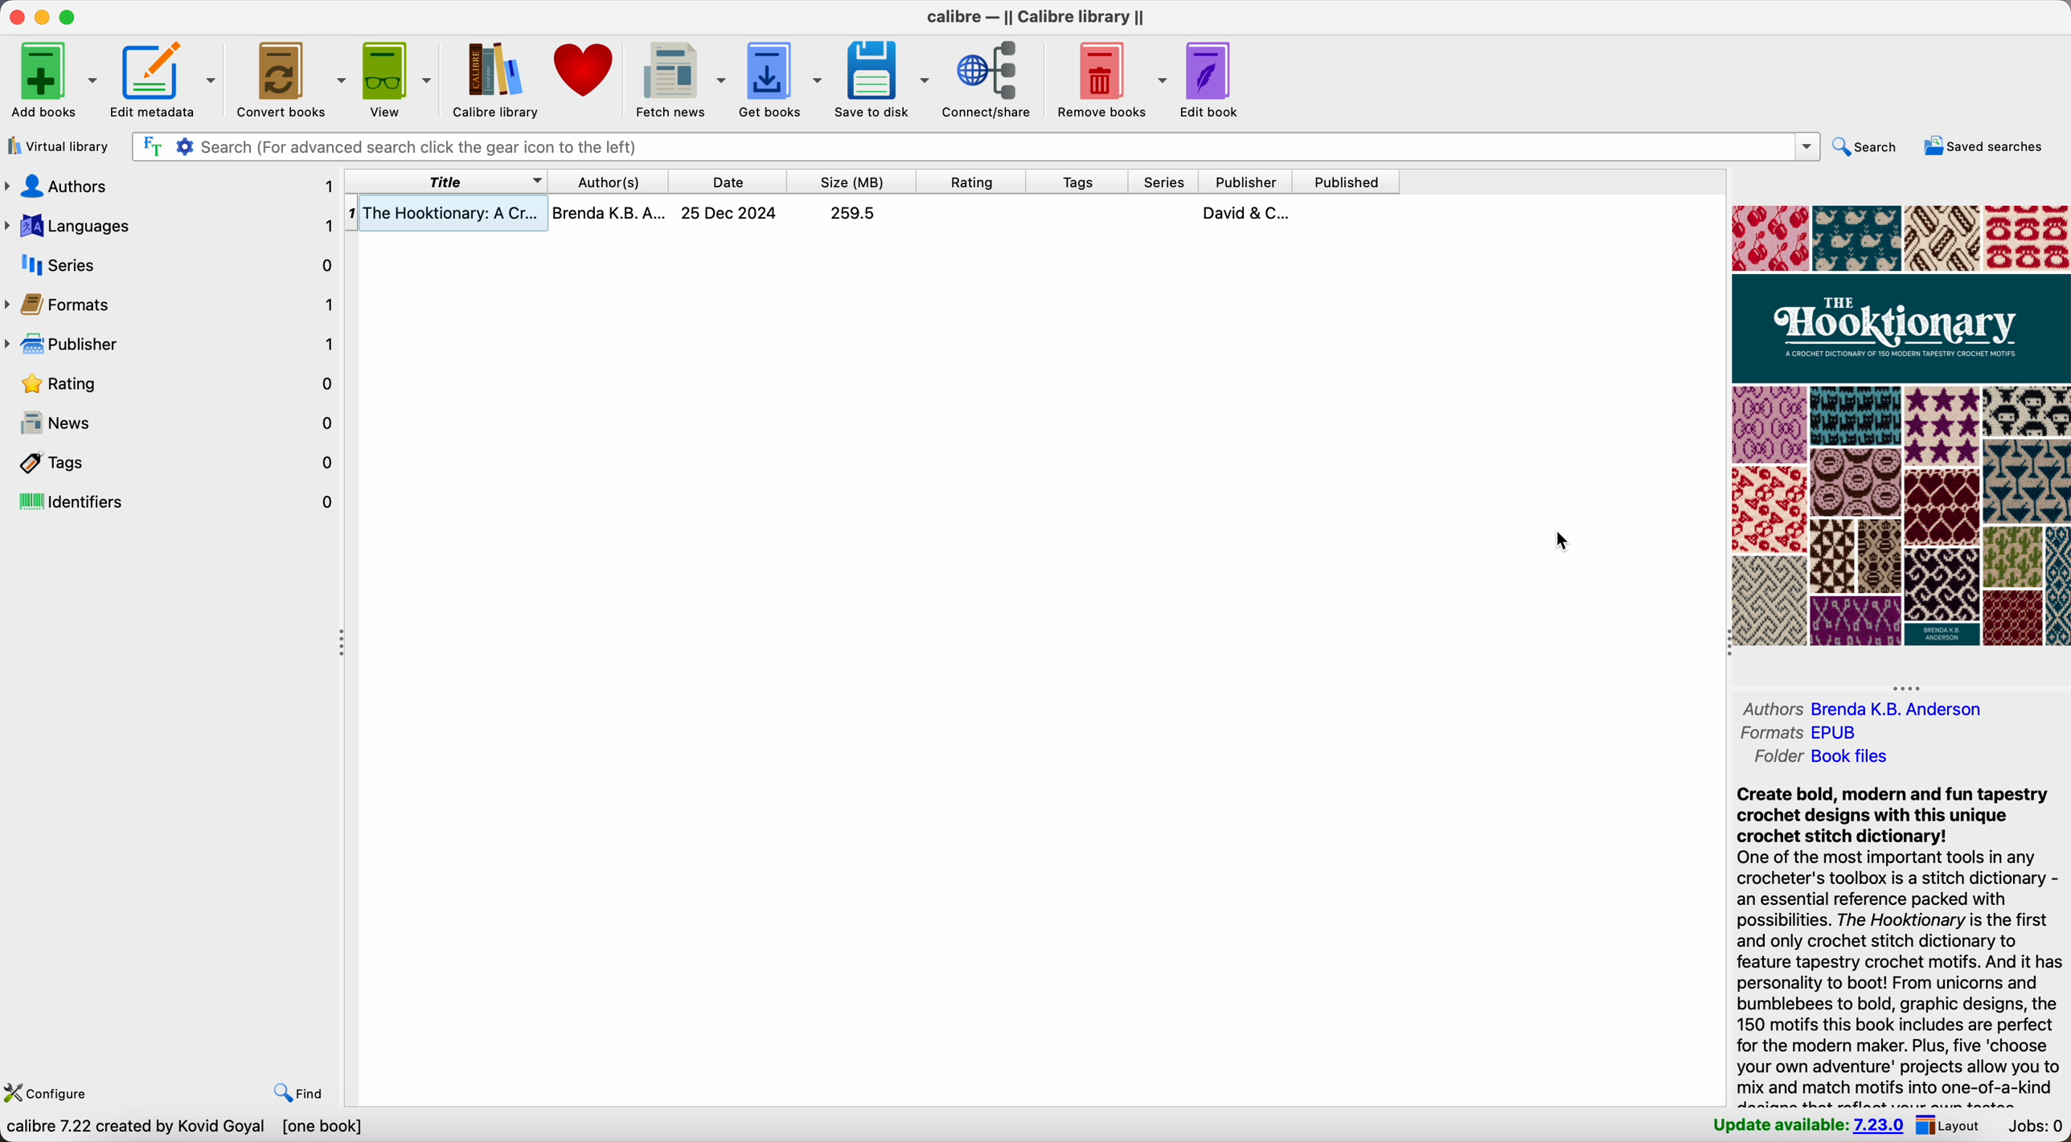 Image resolution: width=2071 pixels, height=1142 pixels. Describe the element at coordinates (1984, 146) in the screenshot. I see `saved searches` at that location.